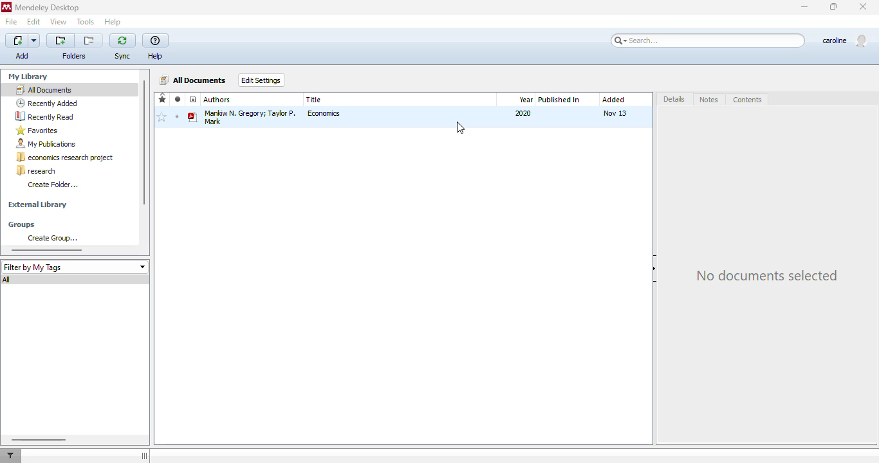 Image resolution: width=879 pixels, height=463 pixels. What do you see at coordinates (526, 100) in the screenshot?
I see `year` at bounding box center [526, 100].